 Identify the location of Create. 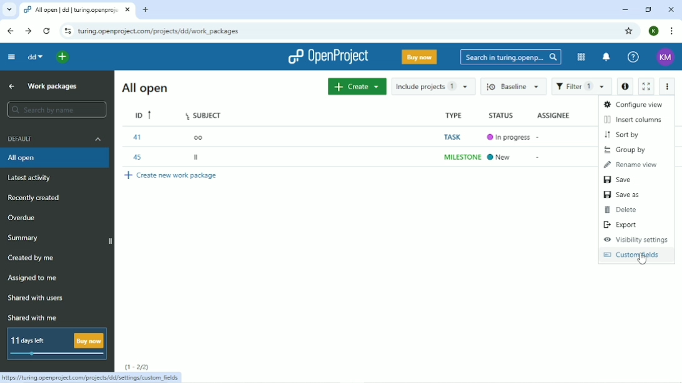
(356, 87).